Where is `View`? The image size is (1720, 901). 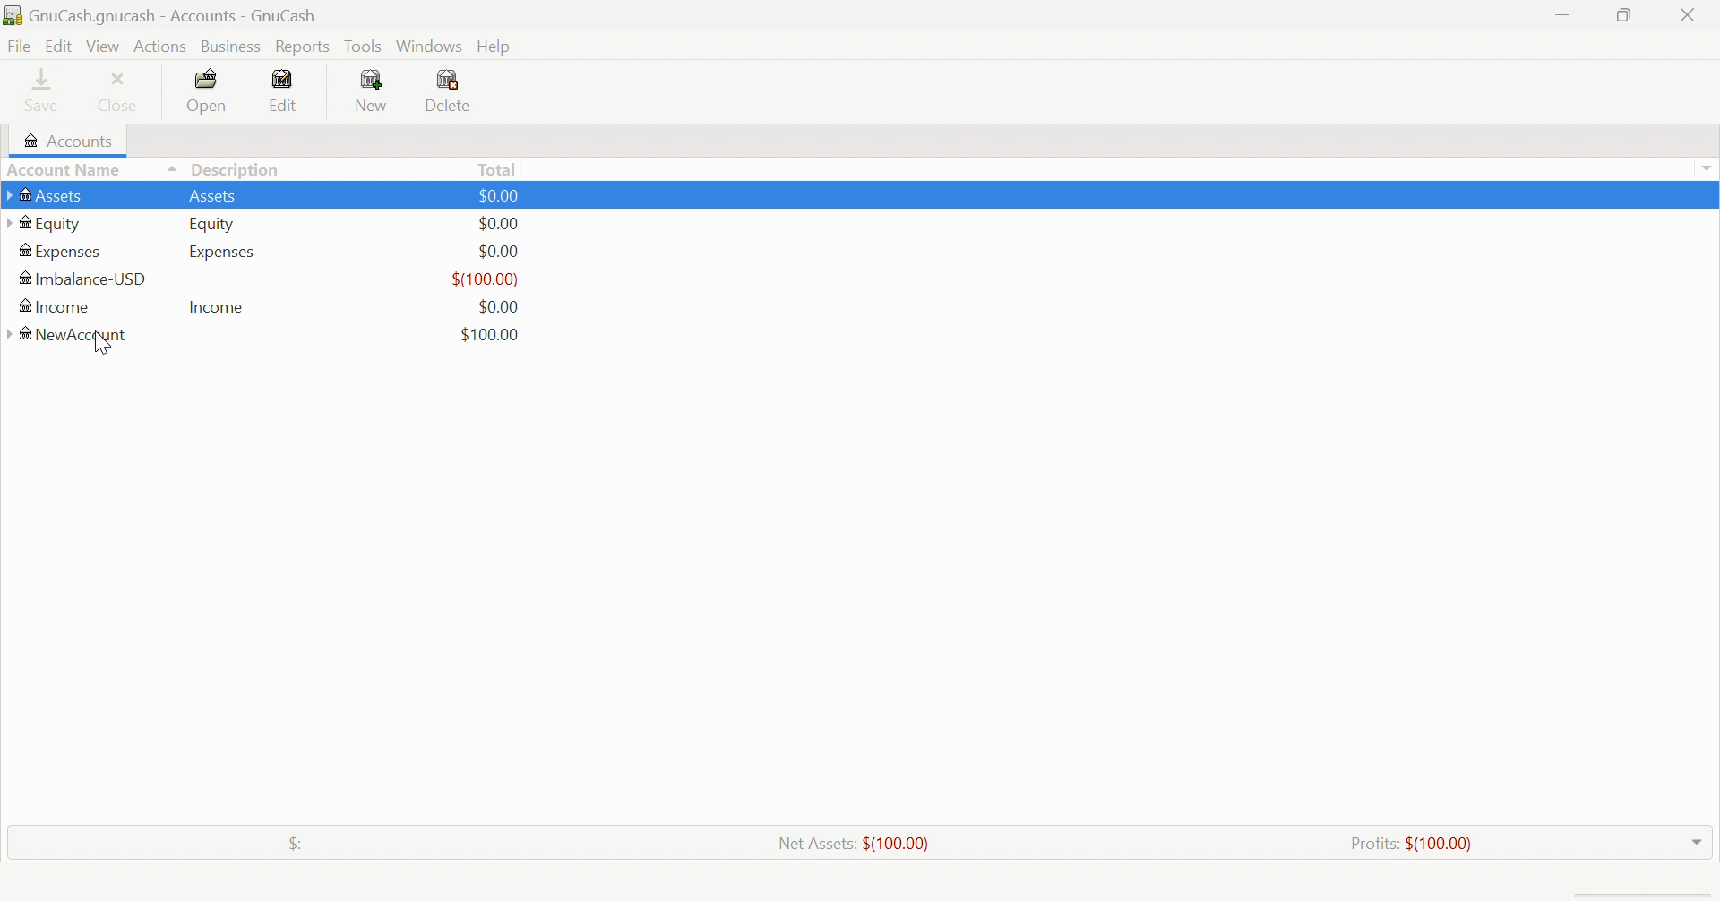 View is located at coordinates (104, 47).